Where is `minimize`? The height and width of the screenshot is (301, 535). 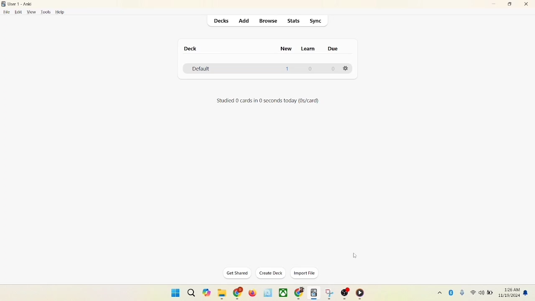
minimize is located at coordinates (494, 5).